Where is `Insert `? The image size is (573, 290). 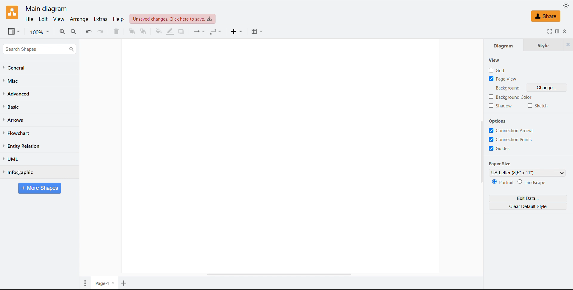 Insert  is located at coordinates (238, 31).